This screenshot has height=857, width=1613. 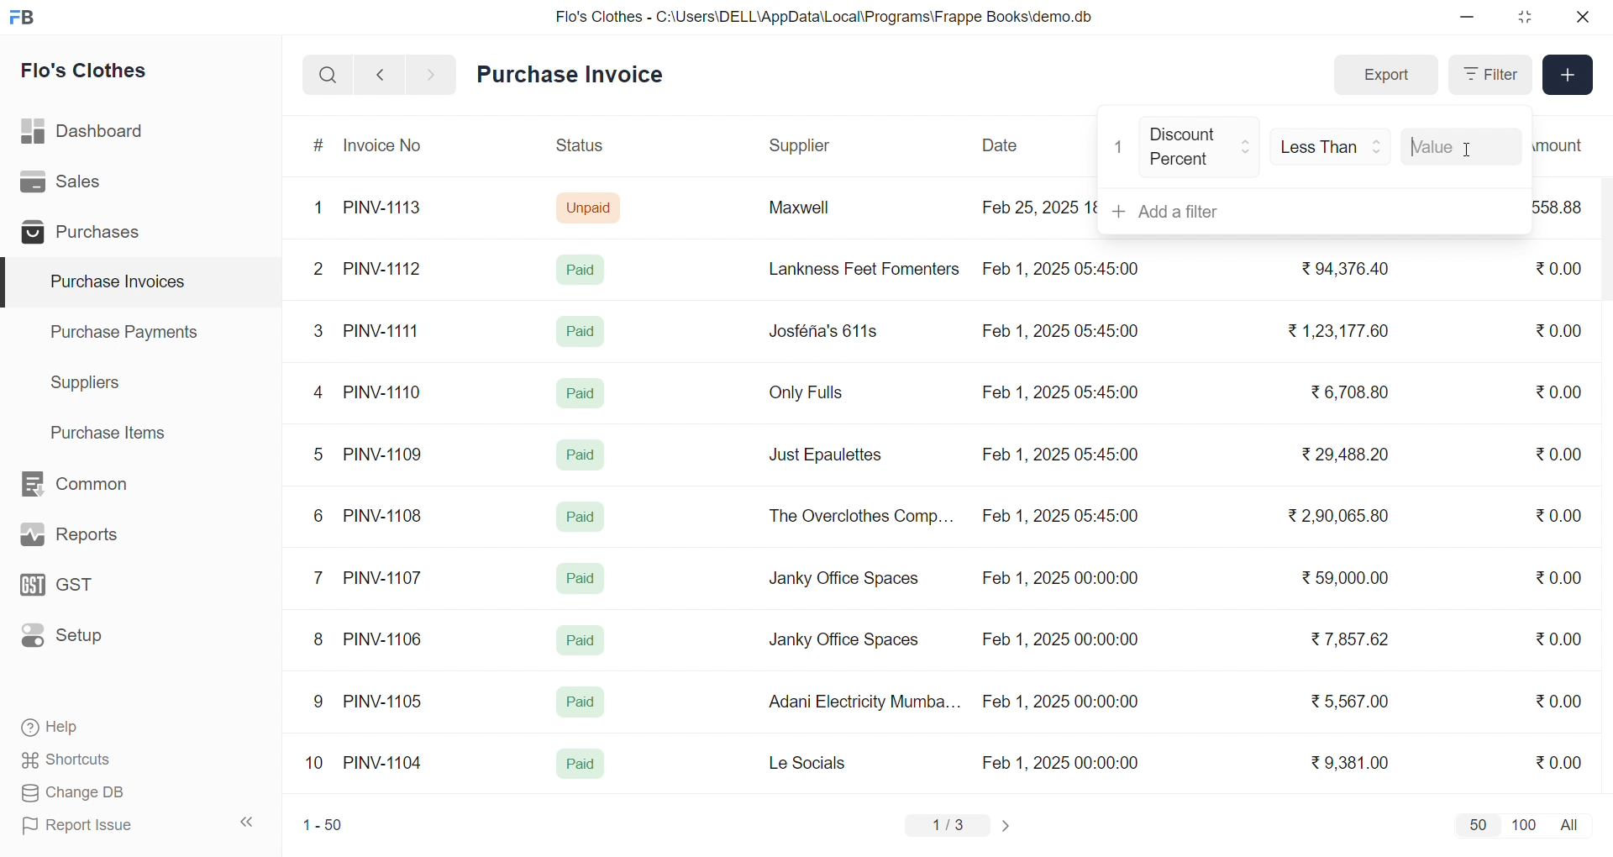 I want to click on close, so click(x=1581, y=17).